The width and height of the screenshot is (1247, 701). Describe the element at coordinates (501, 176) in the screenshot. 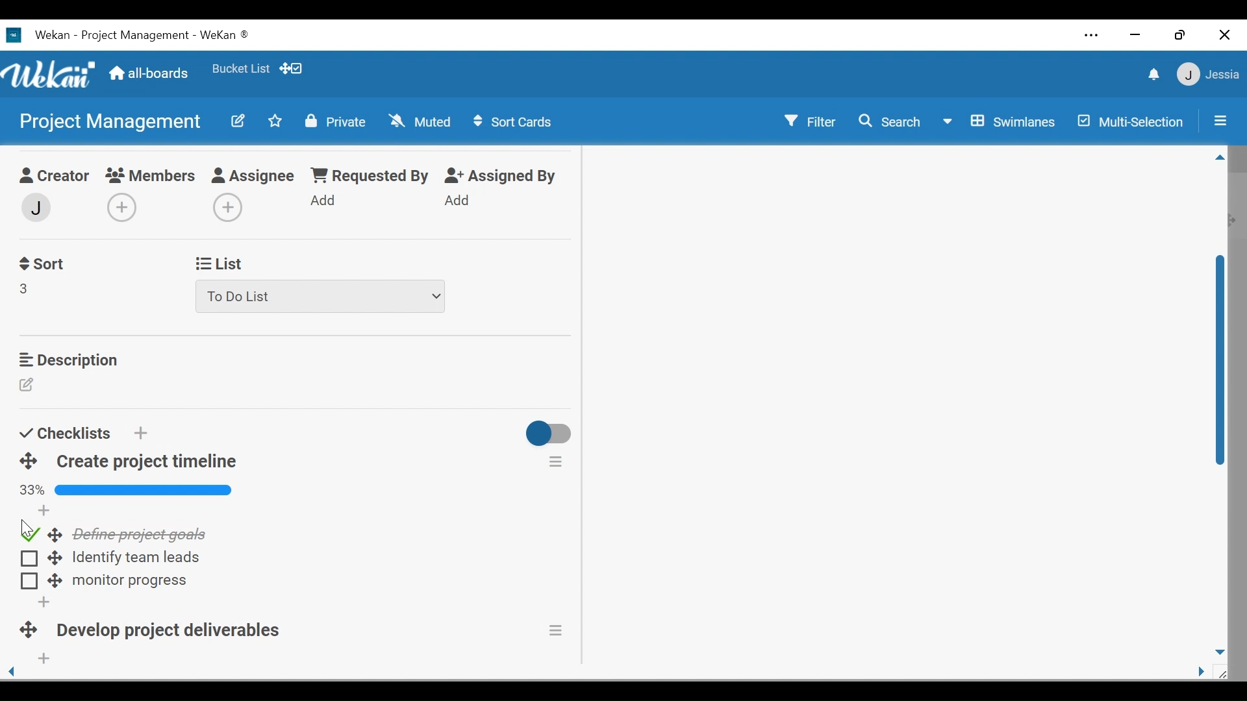

I see `Assigned By` at that location.